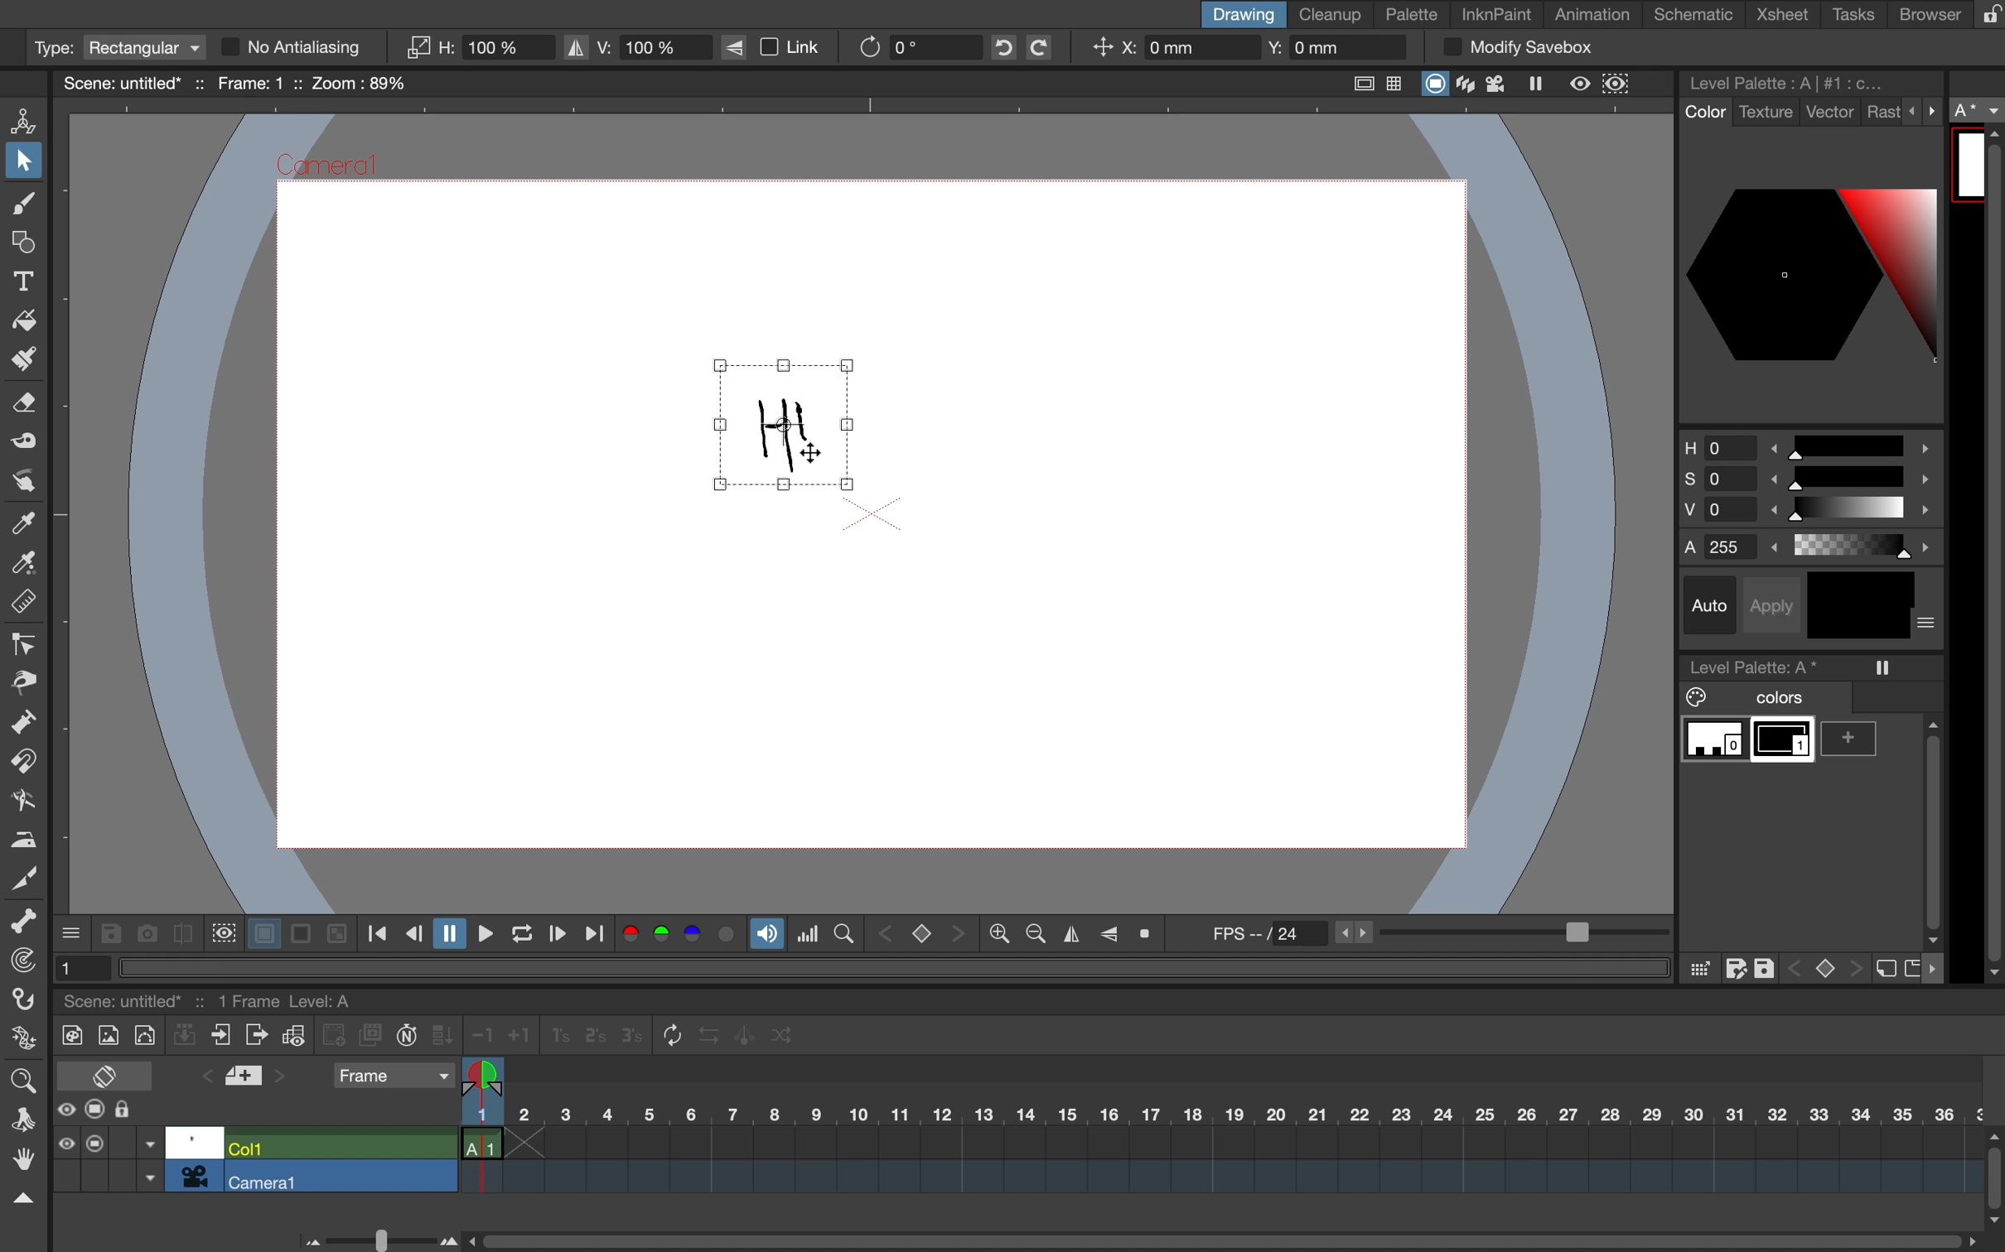 The image size is (2005, 1252). What do you see at coordinates (1109, 932) in the screenshot?
I see `flip vertically` at bounding box center [1109, 932].